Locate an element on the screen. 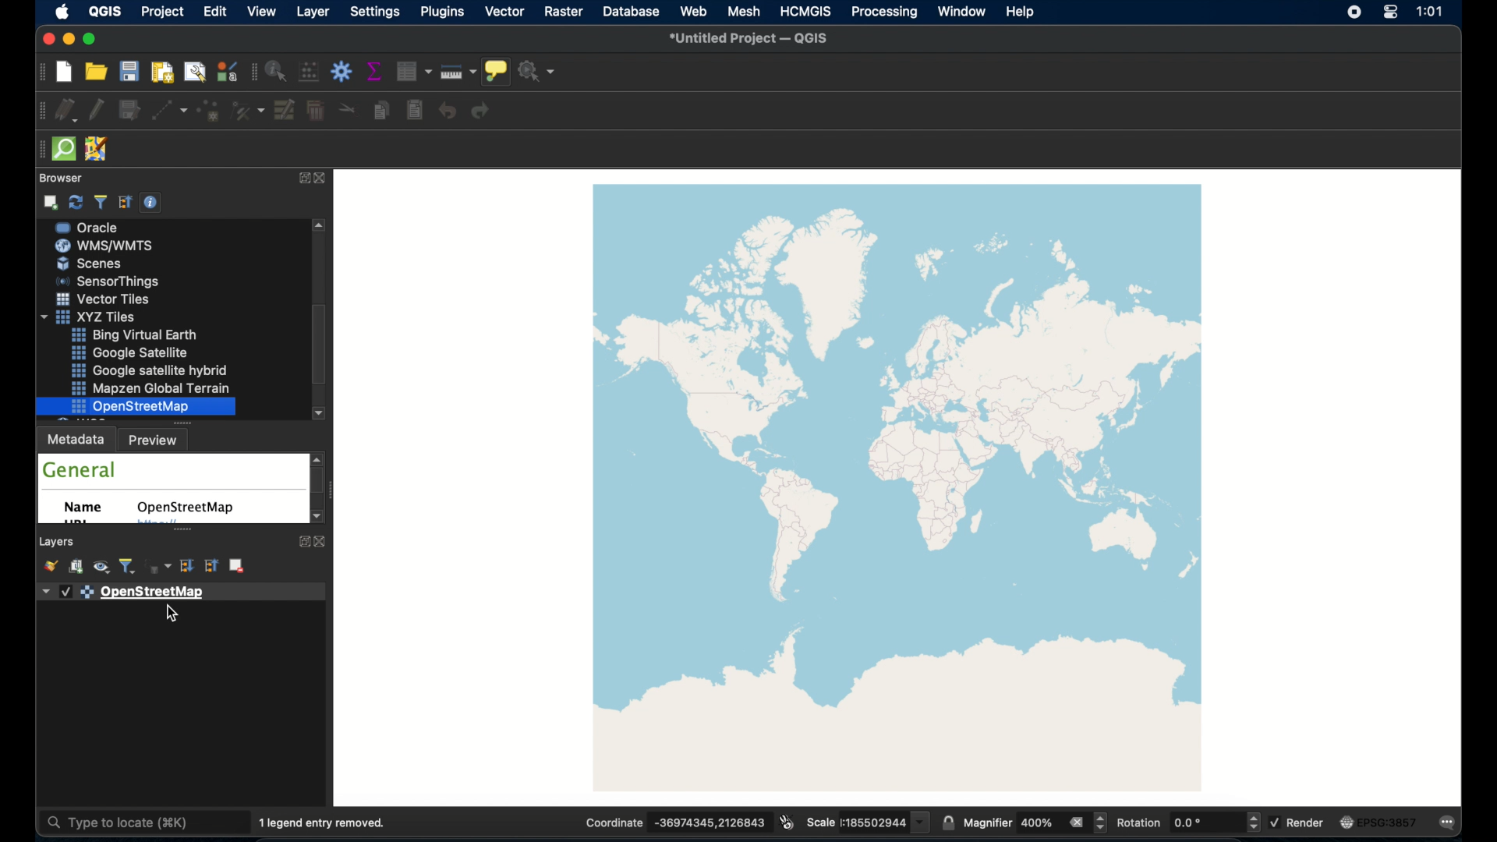 This screenshot has height=842, width=1497. filter legend is located at coordinates (127, 567).